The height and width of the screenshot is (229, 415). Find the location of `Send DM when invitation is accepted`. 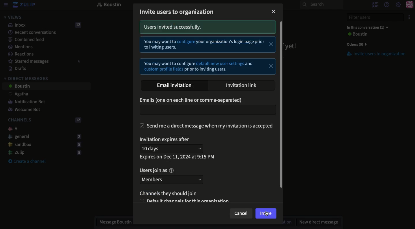

Send DM when invitation is accepted is located at coordinates (208, 126).